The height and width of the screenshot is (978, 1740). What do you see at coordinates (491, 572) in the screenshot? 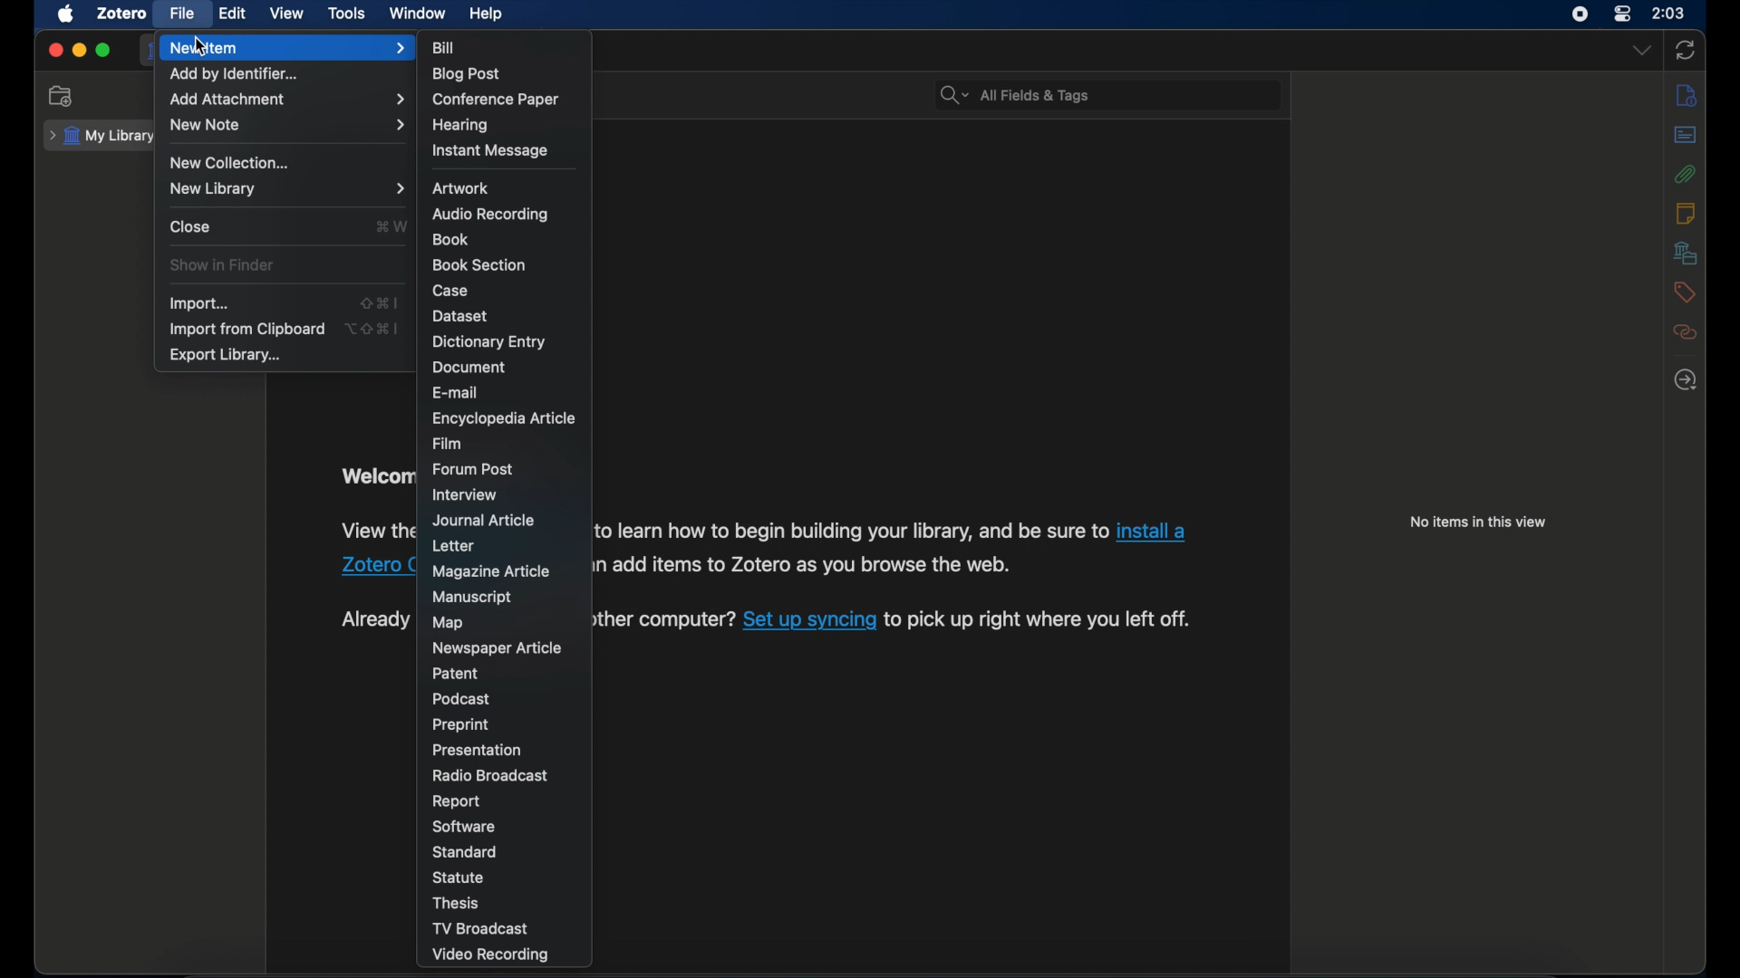
I see `magazine article` at bounding box center [491, 572].